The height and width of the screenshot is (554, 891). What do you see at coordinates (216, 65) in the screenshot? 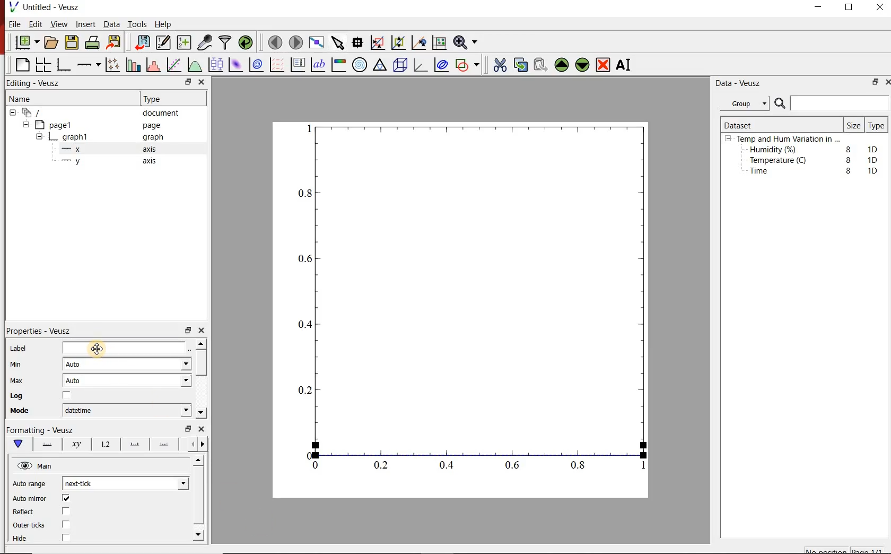
I see `plot box plots` at bounding box center [216, 65].